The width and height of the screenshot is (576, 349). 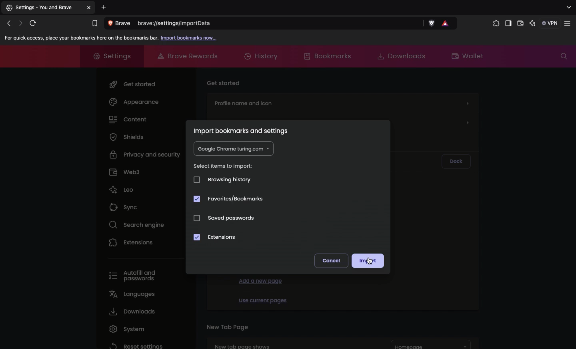 I want to click on Get started, so click(x=134, y=83).